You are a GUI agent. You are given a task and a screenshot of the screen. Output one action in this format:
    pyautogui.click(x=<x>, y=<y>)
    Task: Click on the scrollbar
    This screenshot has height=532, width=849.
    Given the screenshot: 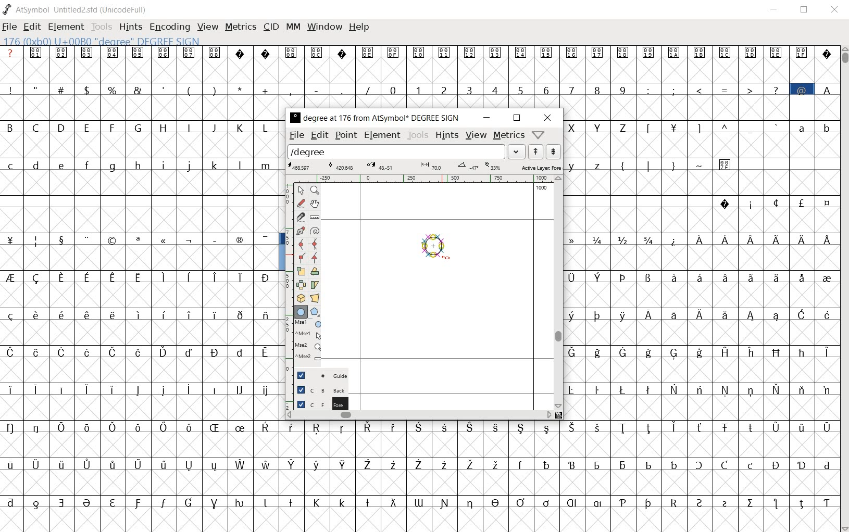 What is the action you would take?
    pyautogui.click(x=557, y=293)
    